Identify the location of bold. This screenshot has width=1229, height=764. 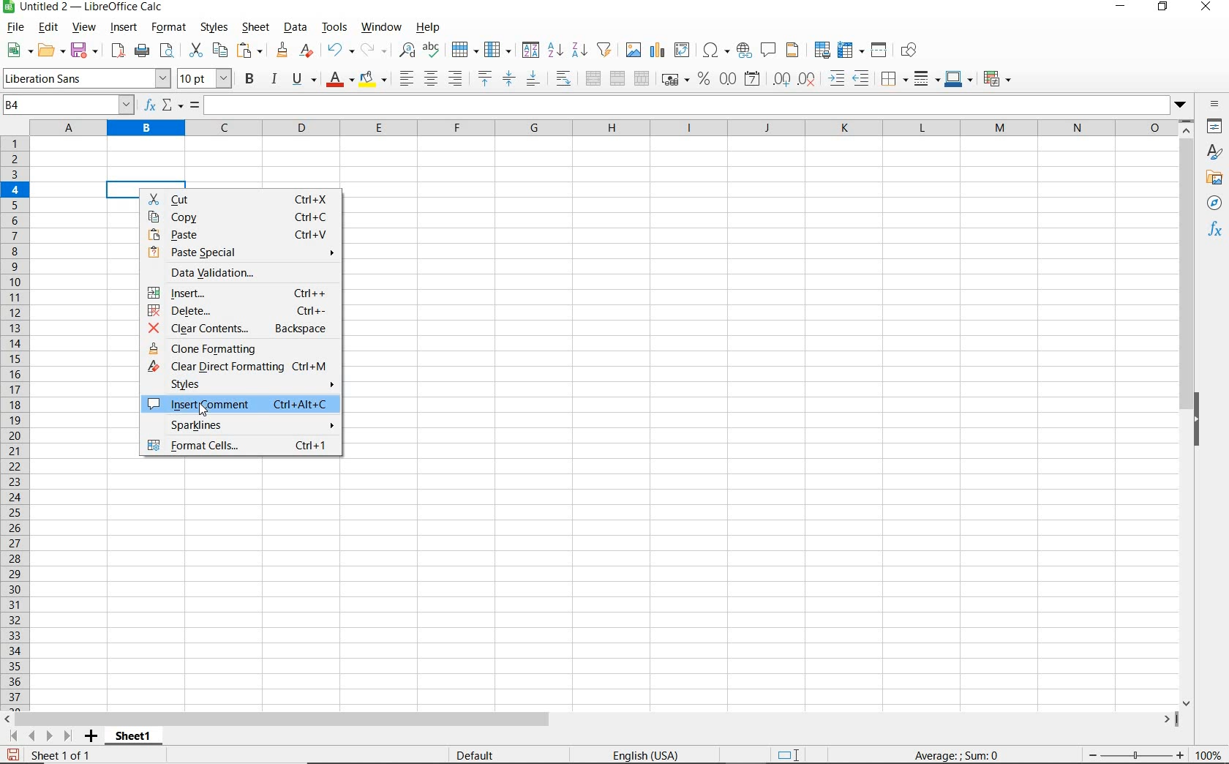
(249, 80).